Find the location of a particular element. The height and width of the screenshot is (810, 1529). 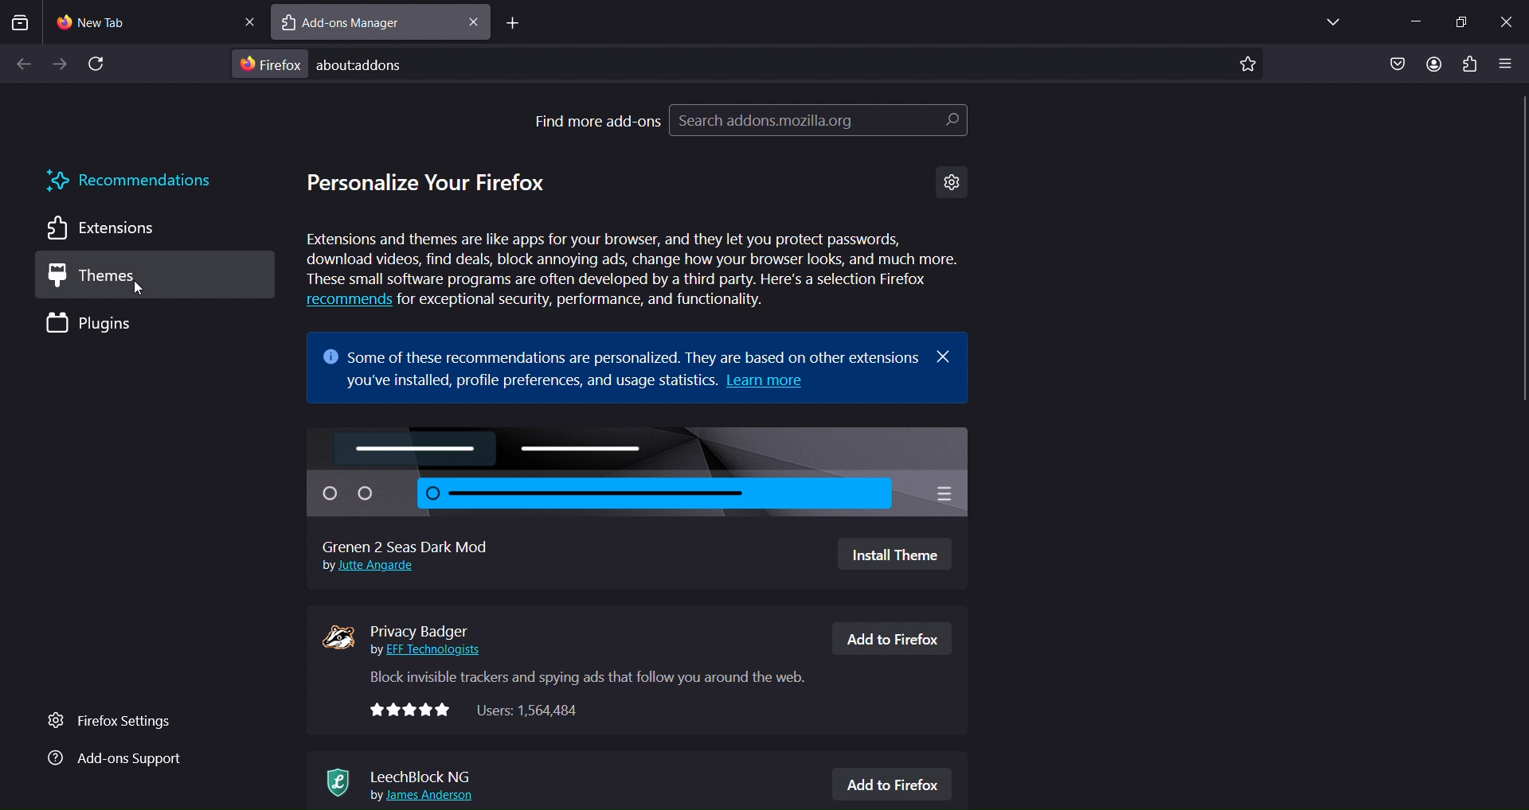

by is located at coordinates (327, 567).